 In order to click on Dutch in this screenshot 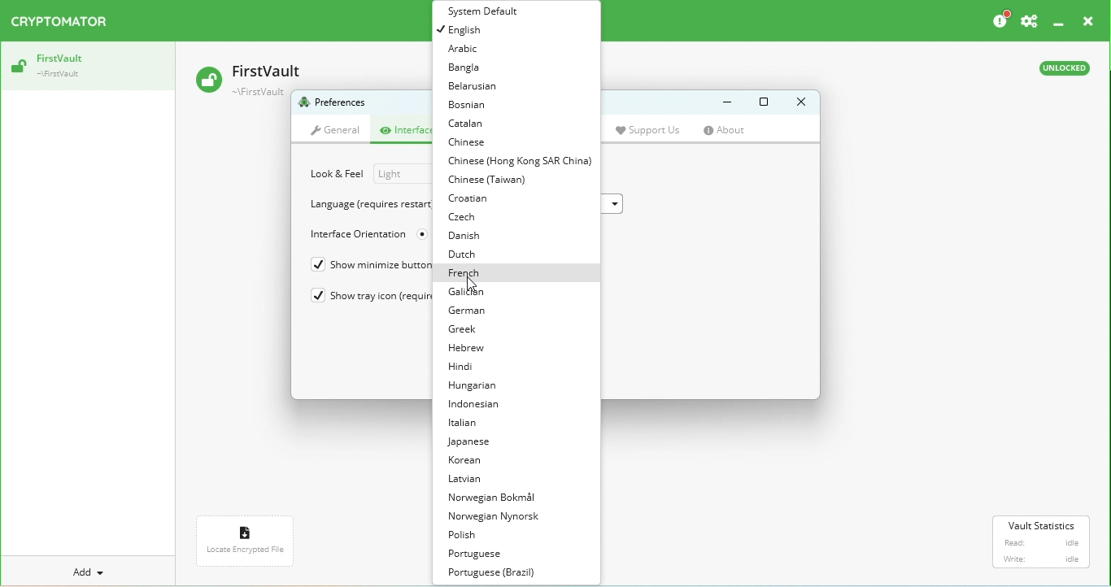, I will do `click(470, 254)`.